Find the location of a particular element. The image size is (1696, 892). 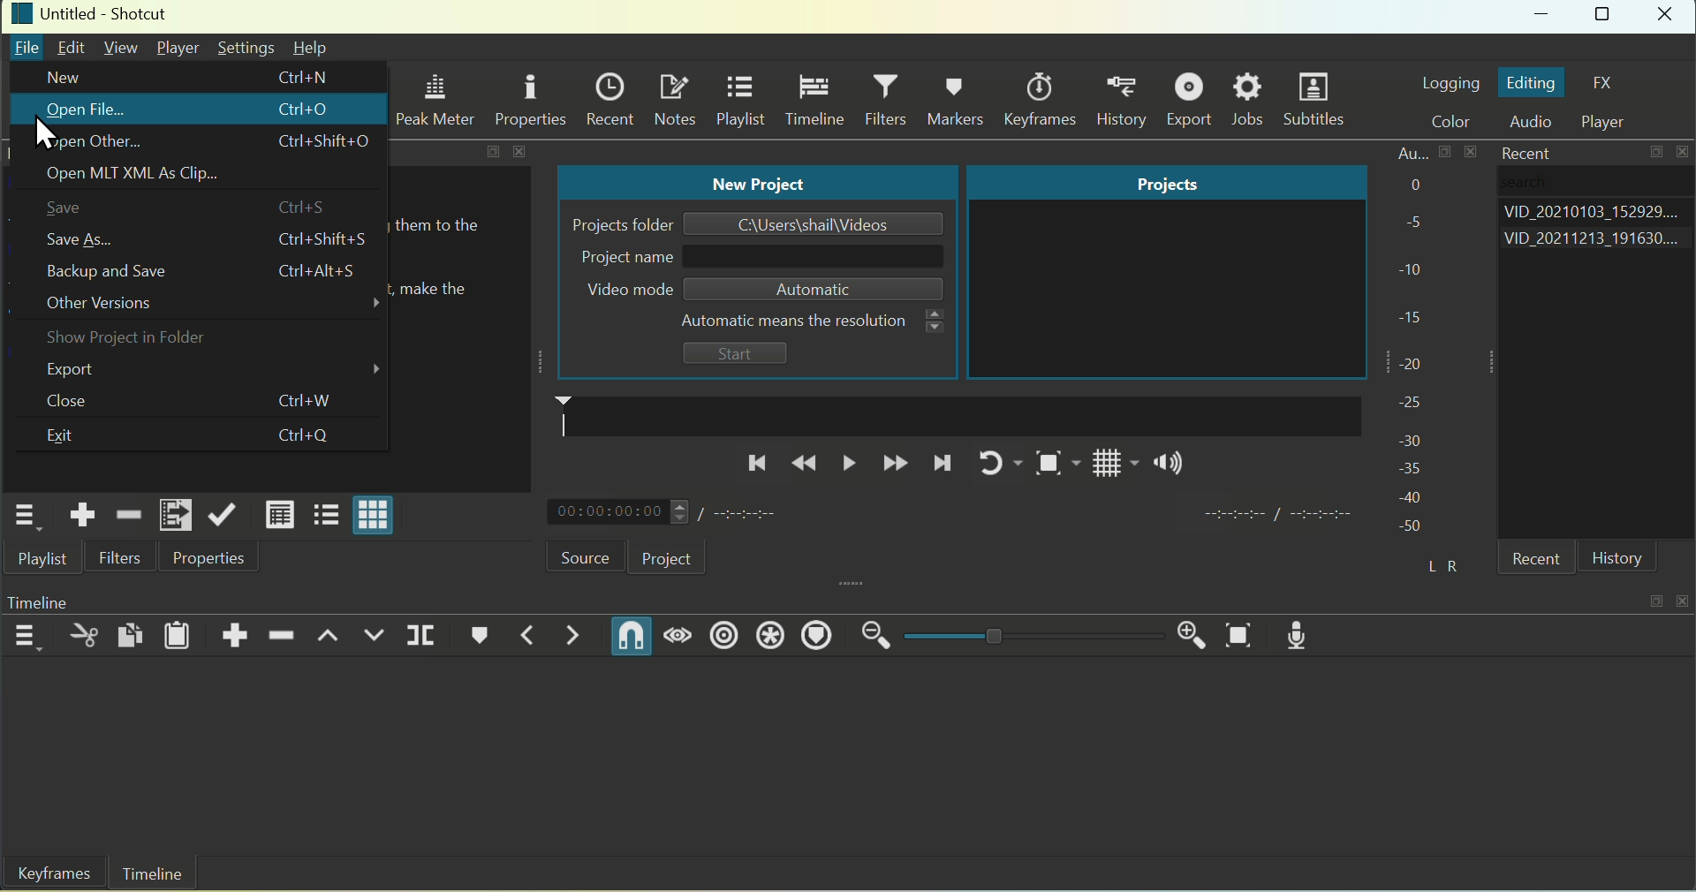

zoom slider is located at coordinates (1030, 637).